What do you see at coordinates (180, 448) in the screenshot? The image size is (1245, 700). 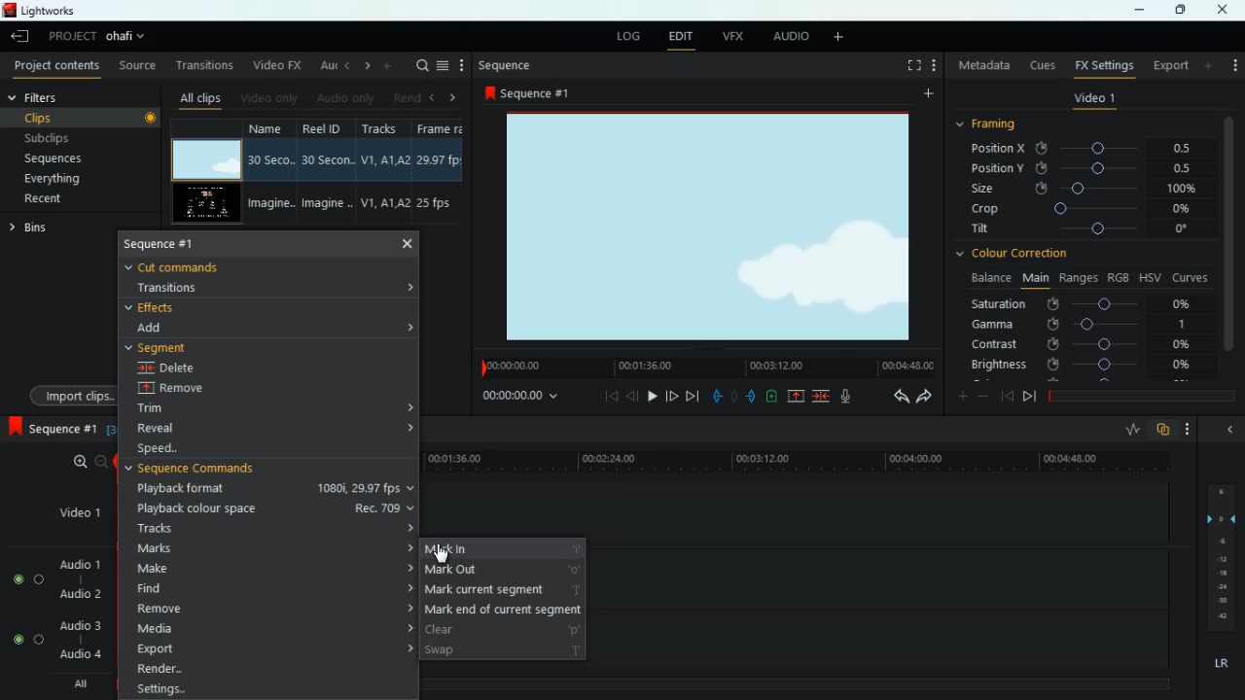 I see `speed` at bounding box center [180, 448].